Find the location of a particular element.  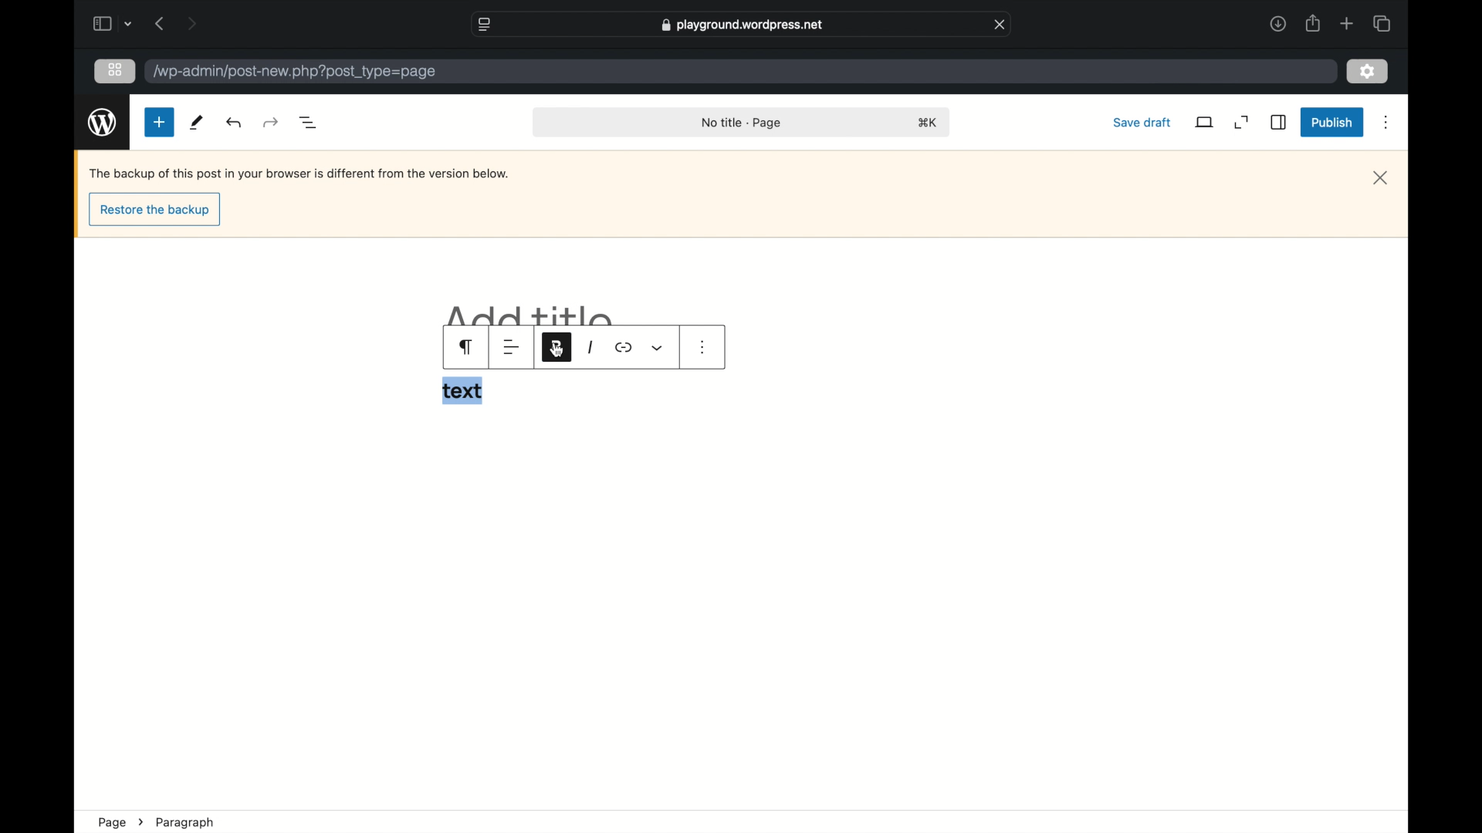

settings is located at coordinates (1369, 70).